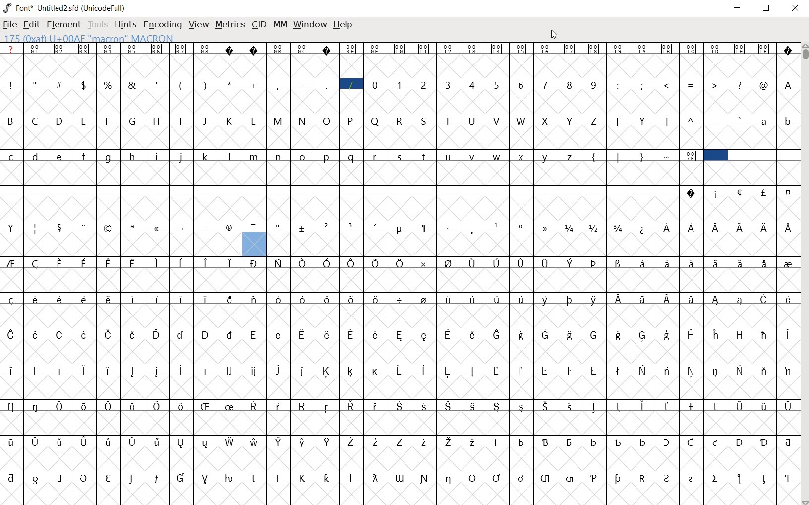  I want to click on j, so click(181, 157).